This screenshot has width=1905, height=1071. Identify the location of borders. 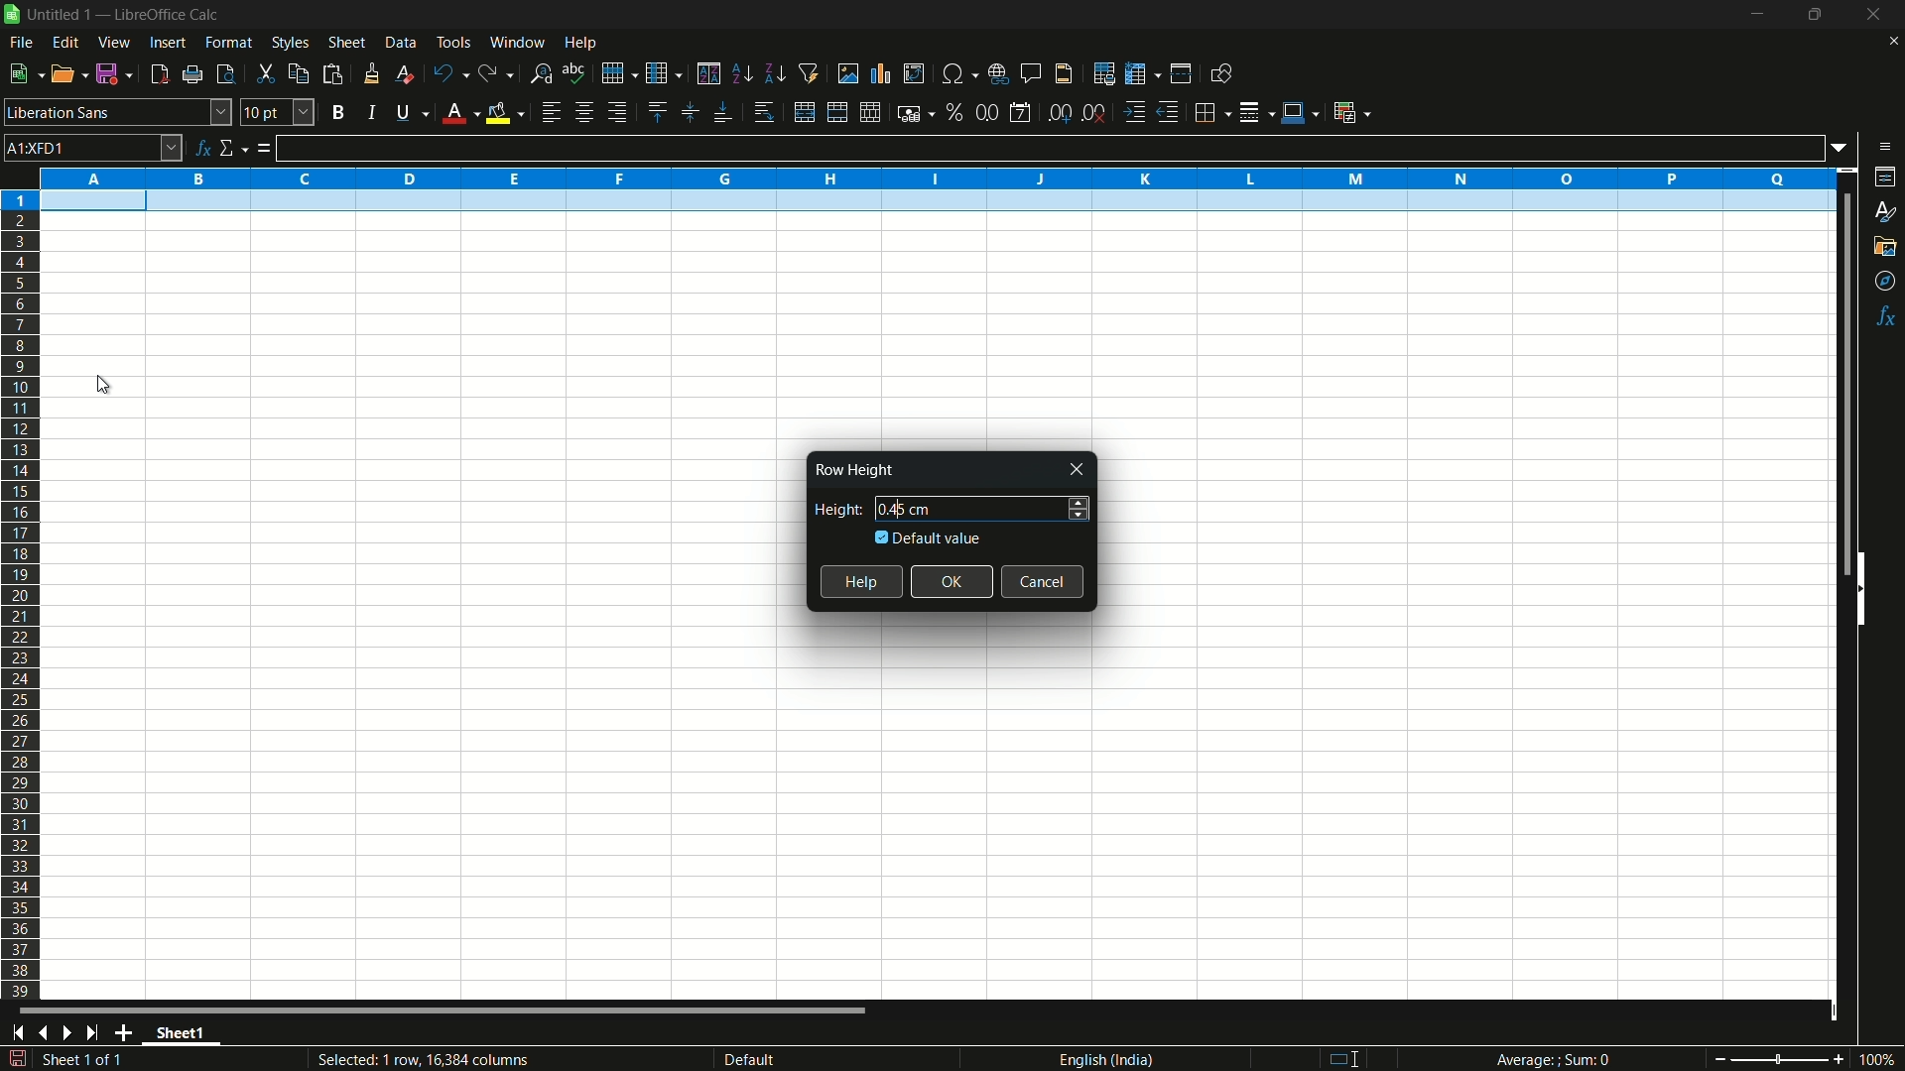
(1213, 110).